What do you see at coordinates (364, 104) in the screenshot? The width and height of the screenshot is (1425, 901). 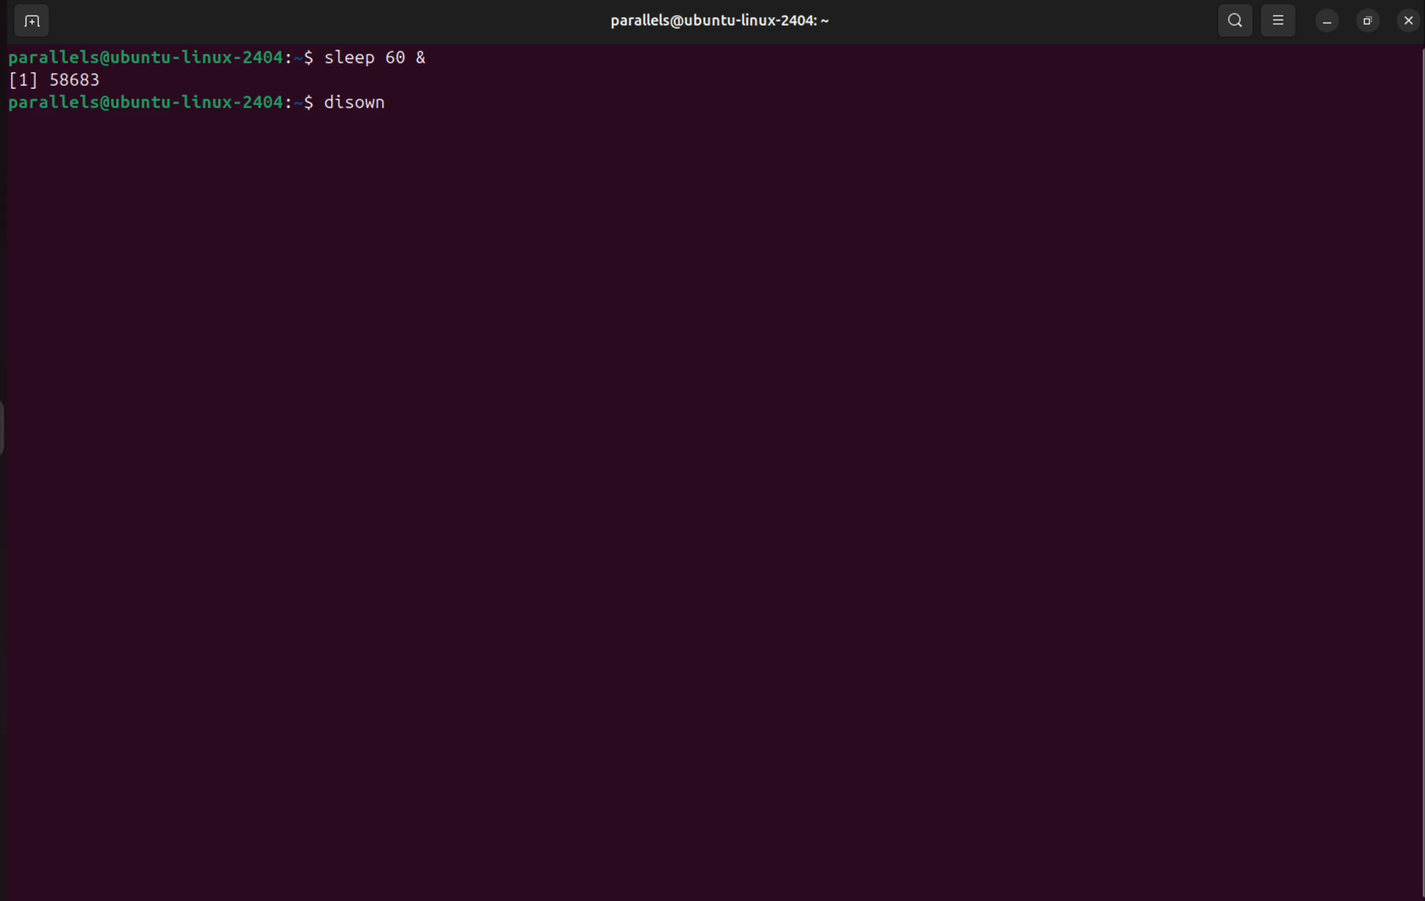 I see `disown` at bounding box center [364, 104].